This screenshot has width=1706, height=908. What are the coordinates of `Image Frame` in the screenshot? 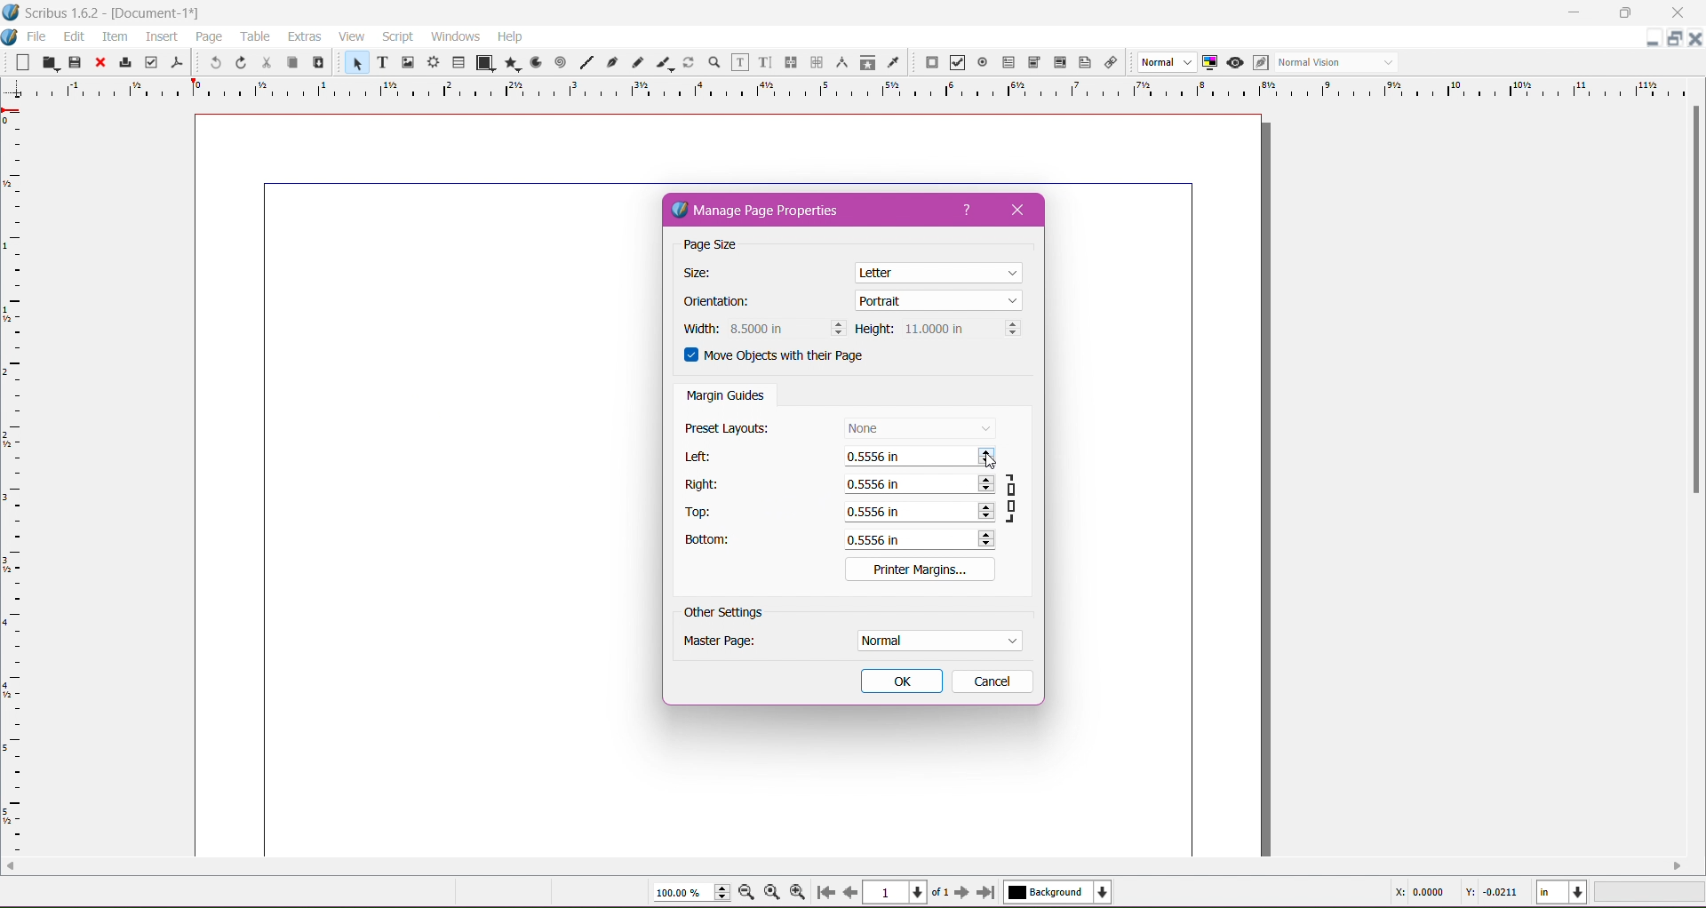 It's located at (409, 63).